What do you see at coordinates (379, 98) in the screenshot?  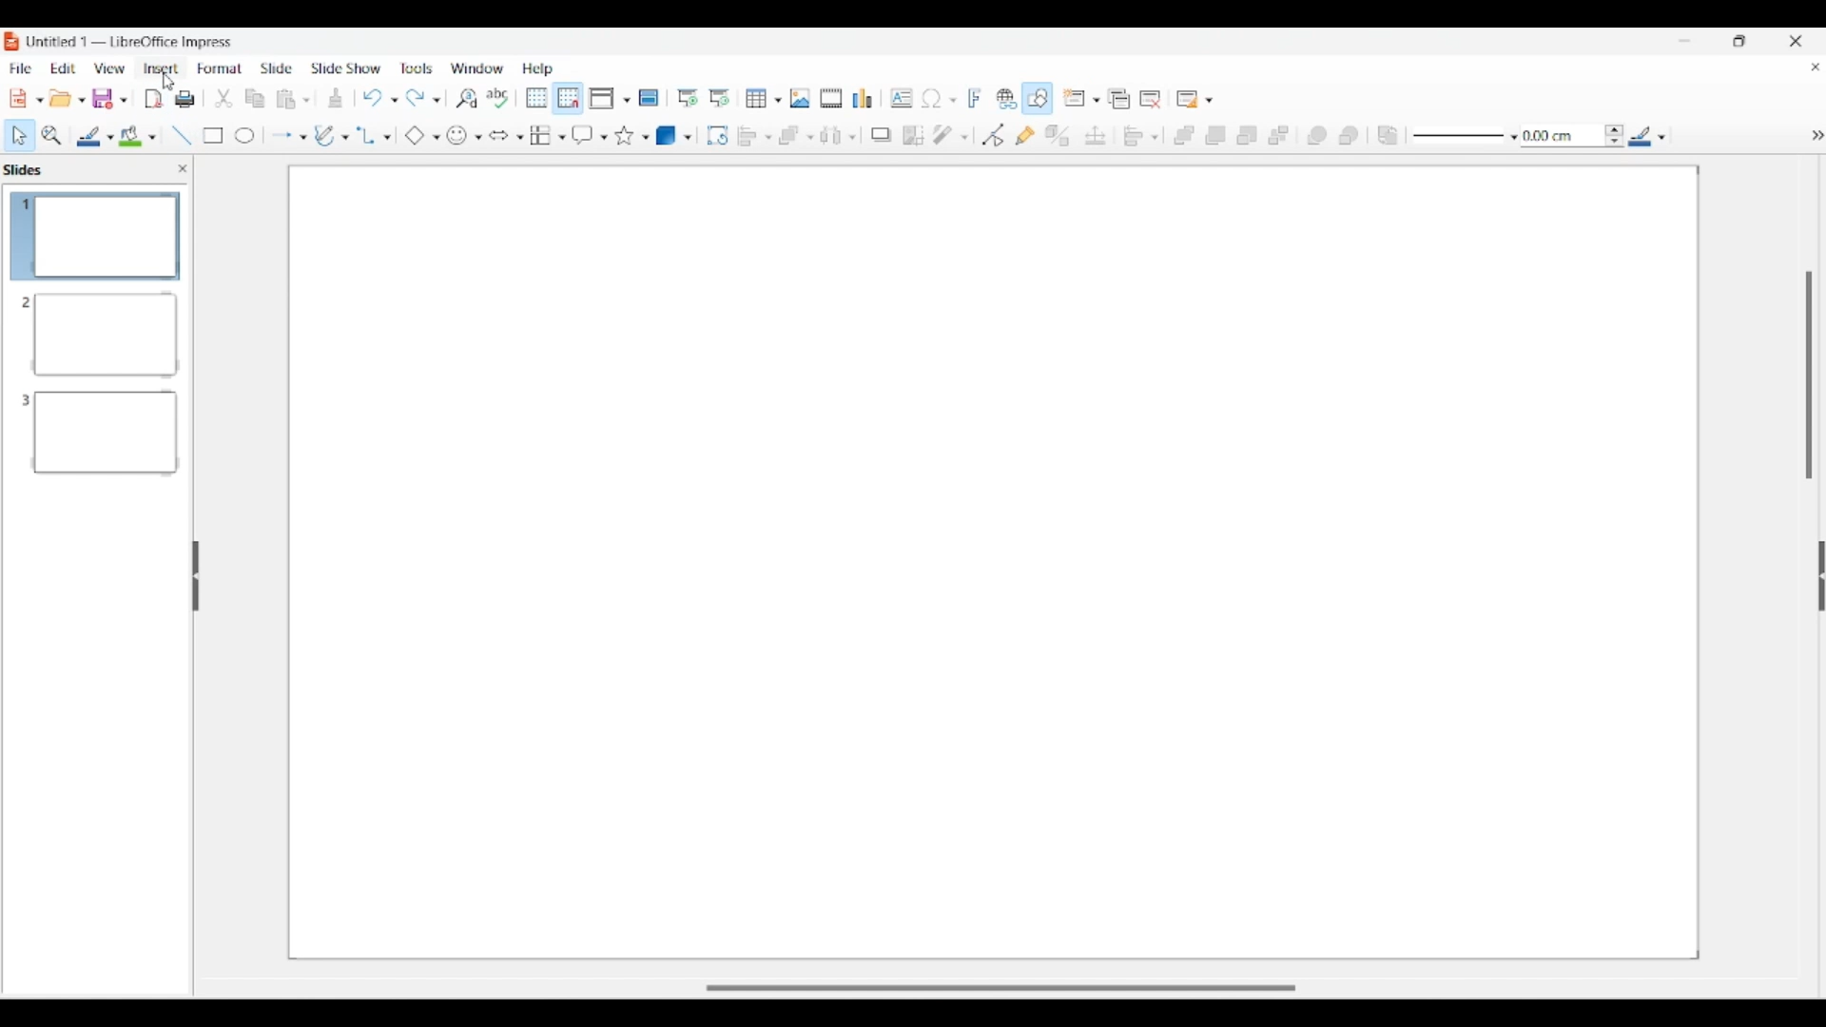 I see `Undo options` at bounding box center [379, 98].